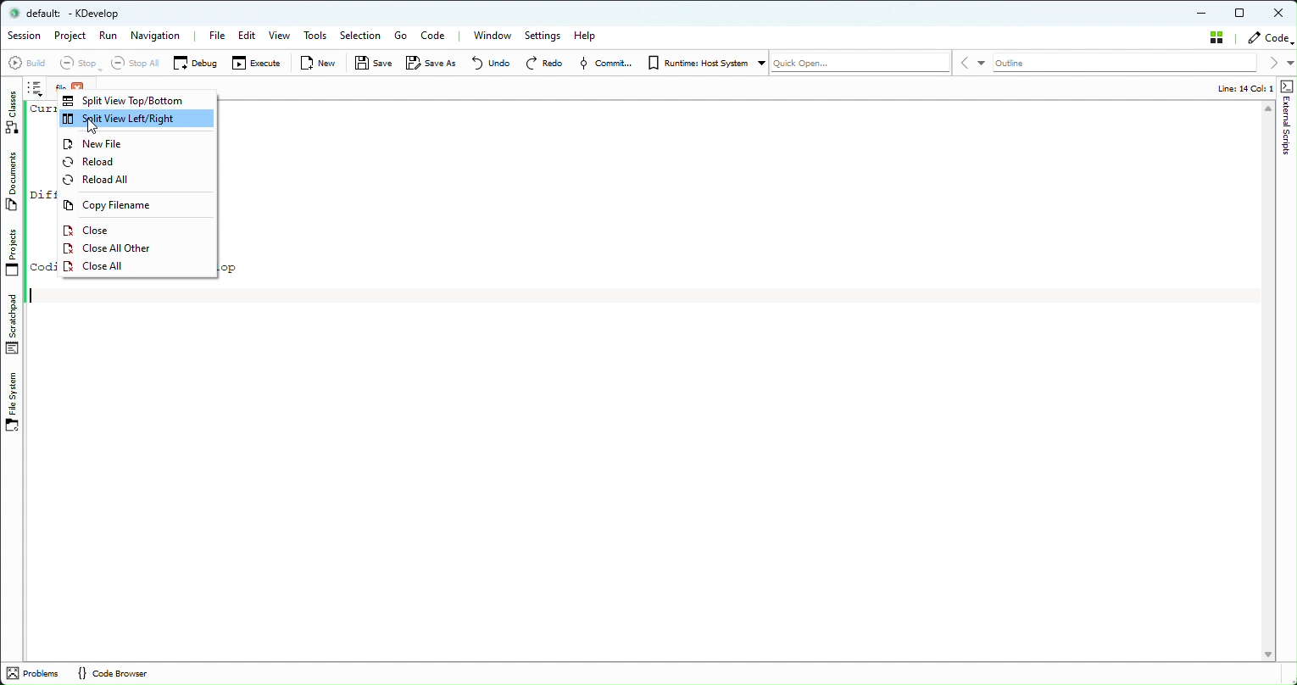 The height and width of the screenshot is (685, 1297). What do you see at coordinates (127, 207) in the screenshot?
I see `Copy filename` at bounding box center [127, 207].